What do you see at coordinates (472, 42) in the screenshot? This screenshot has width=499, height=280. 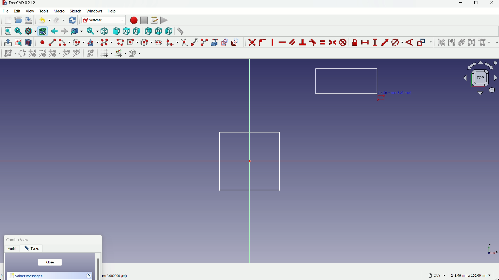 I see `symmetry` at bounding box center [472, 42].